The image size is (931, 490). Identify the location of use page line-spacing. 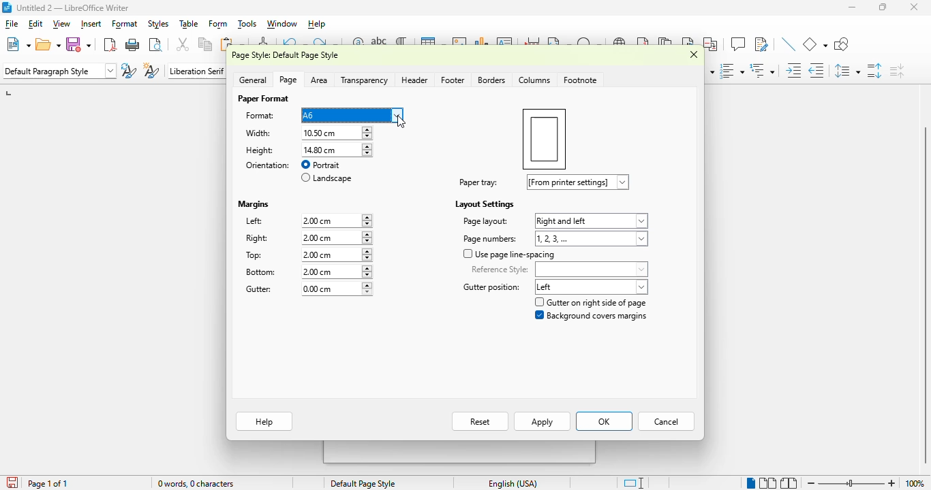
(509, 255).